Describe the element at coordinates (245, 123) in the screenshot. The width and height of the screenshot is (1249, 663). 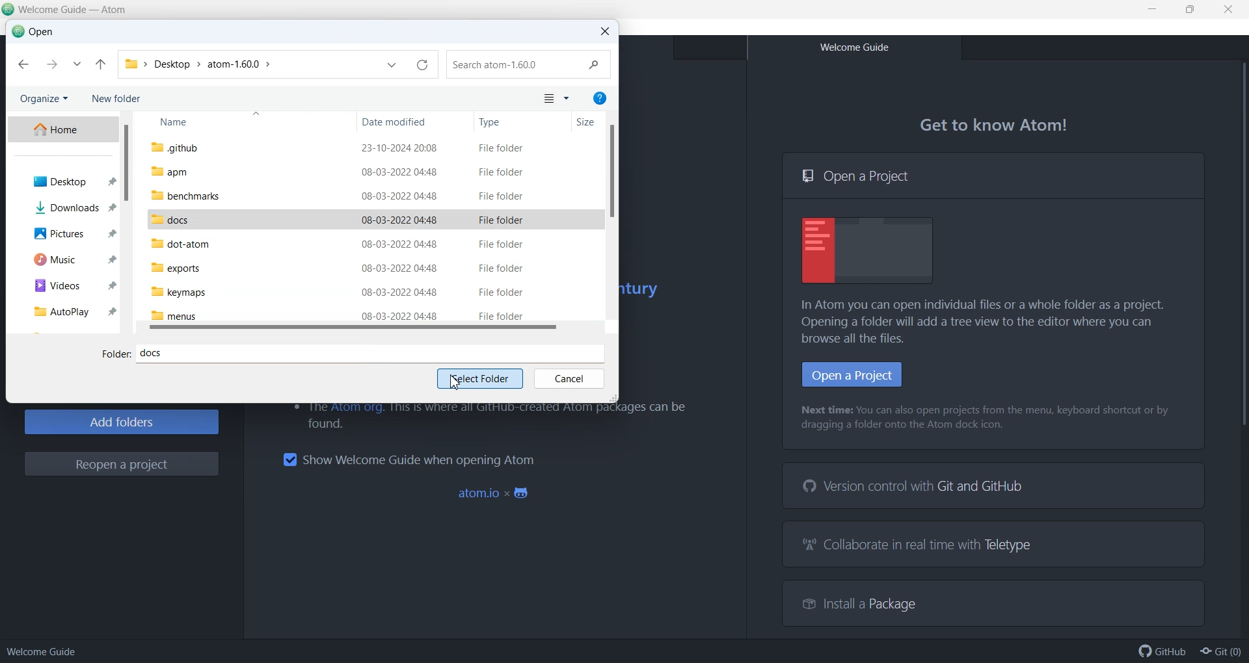
I see `Name` at that location.